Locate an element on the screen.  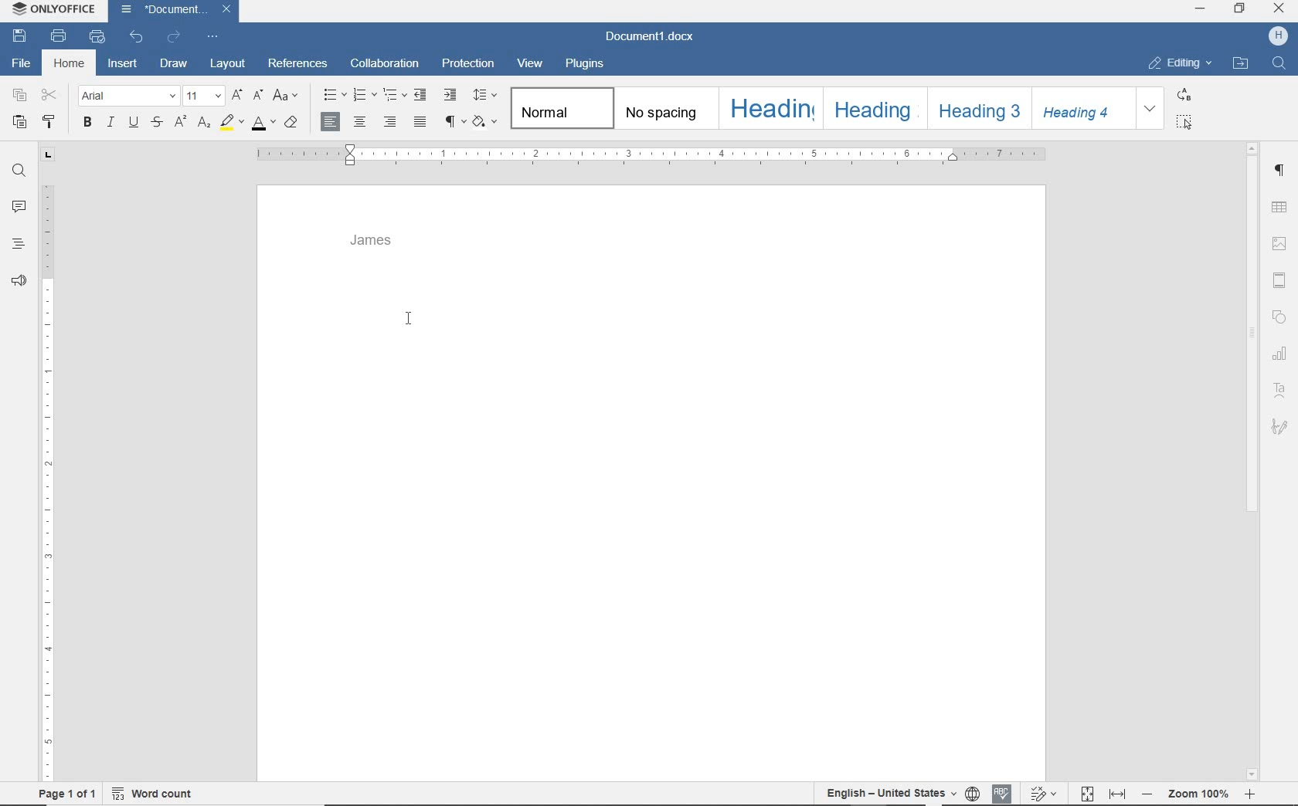
word count is located at coordinates (151, 796).